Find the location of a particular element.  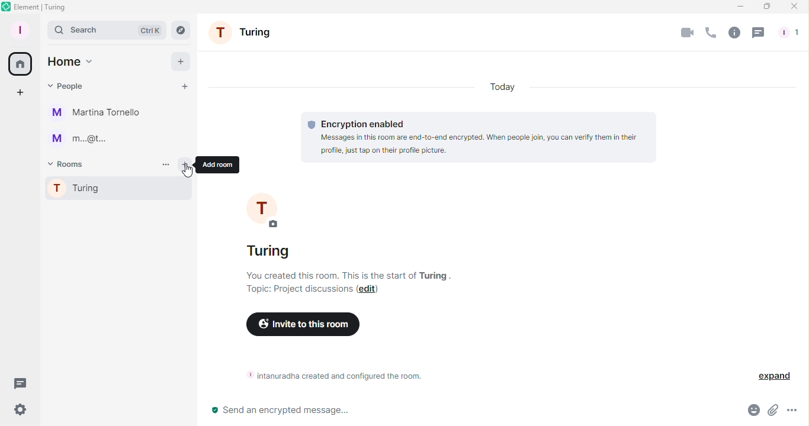

People is located at coordinates (68, 84).